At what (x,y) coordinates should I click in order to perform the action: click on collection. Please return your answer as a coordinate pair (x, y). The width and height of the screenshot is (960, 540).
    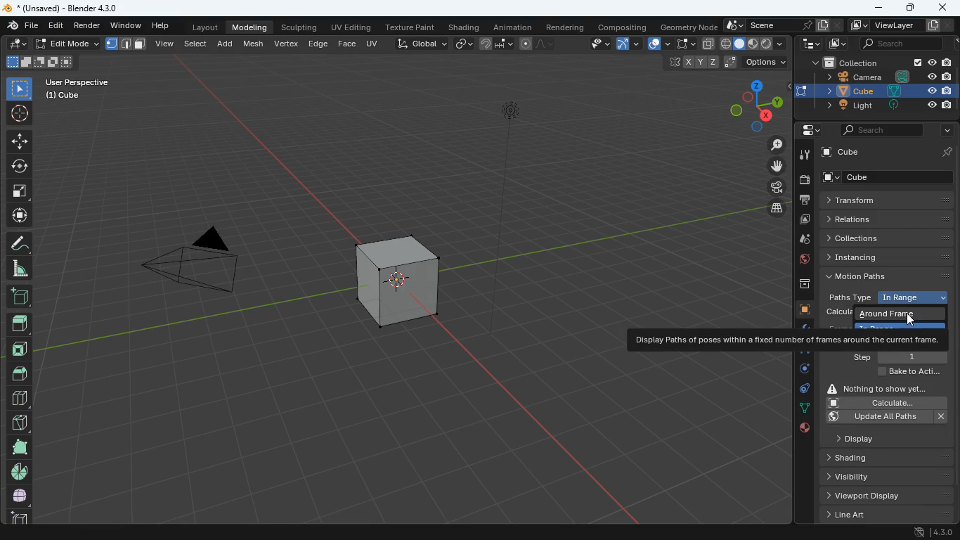
    Looking at the image, I should click on (880, 63).